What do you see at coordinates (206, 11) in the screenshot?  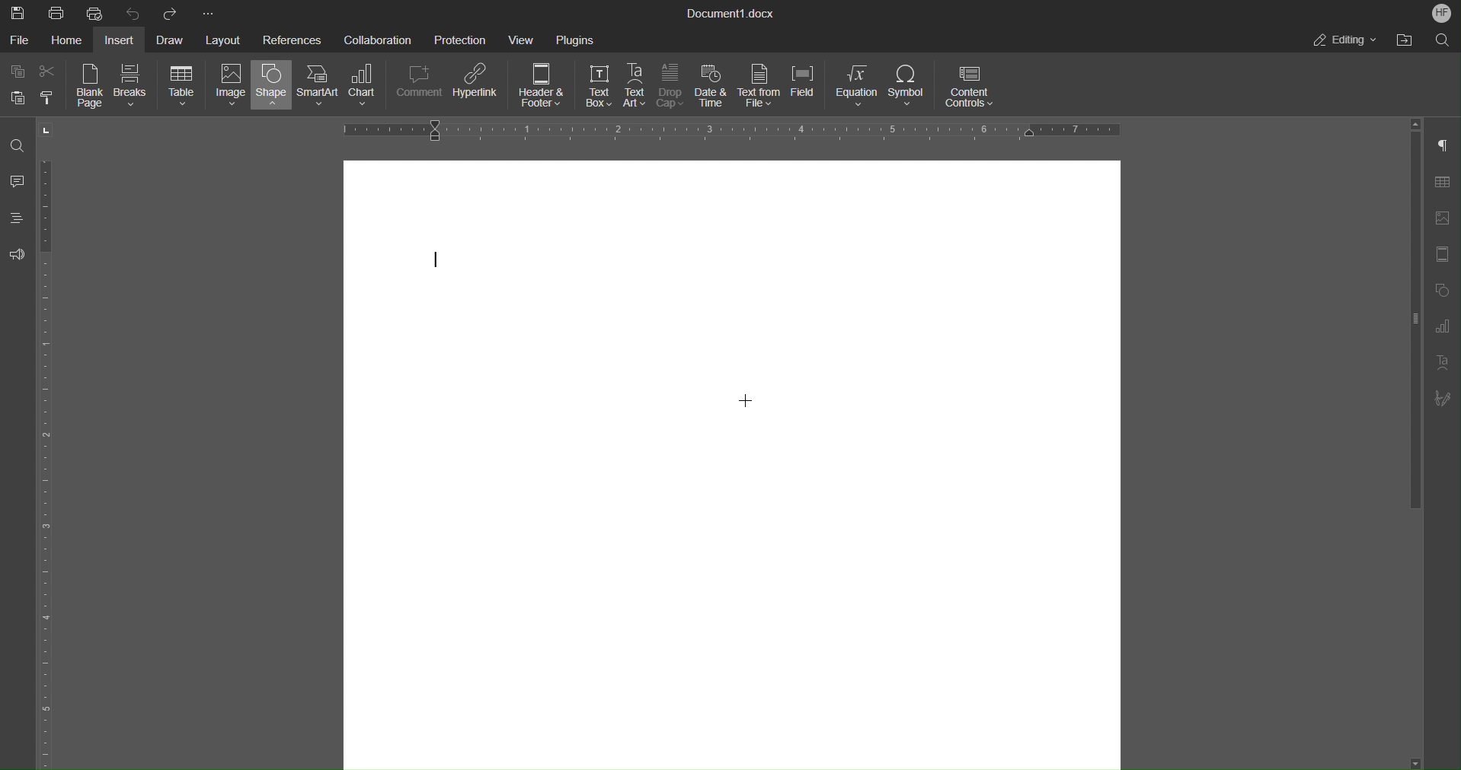 I see `More` at bounding box center [206, 11].